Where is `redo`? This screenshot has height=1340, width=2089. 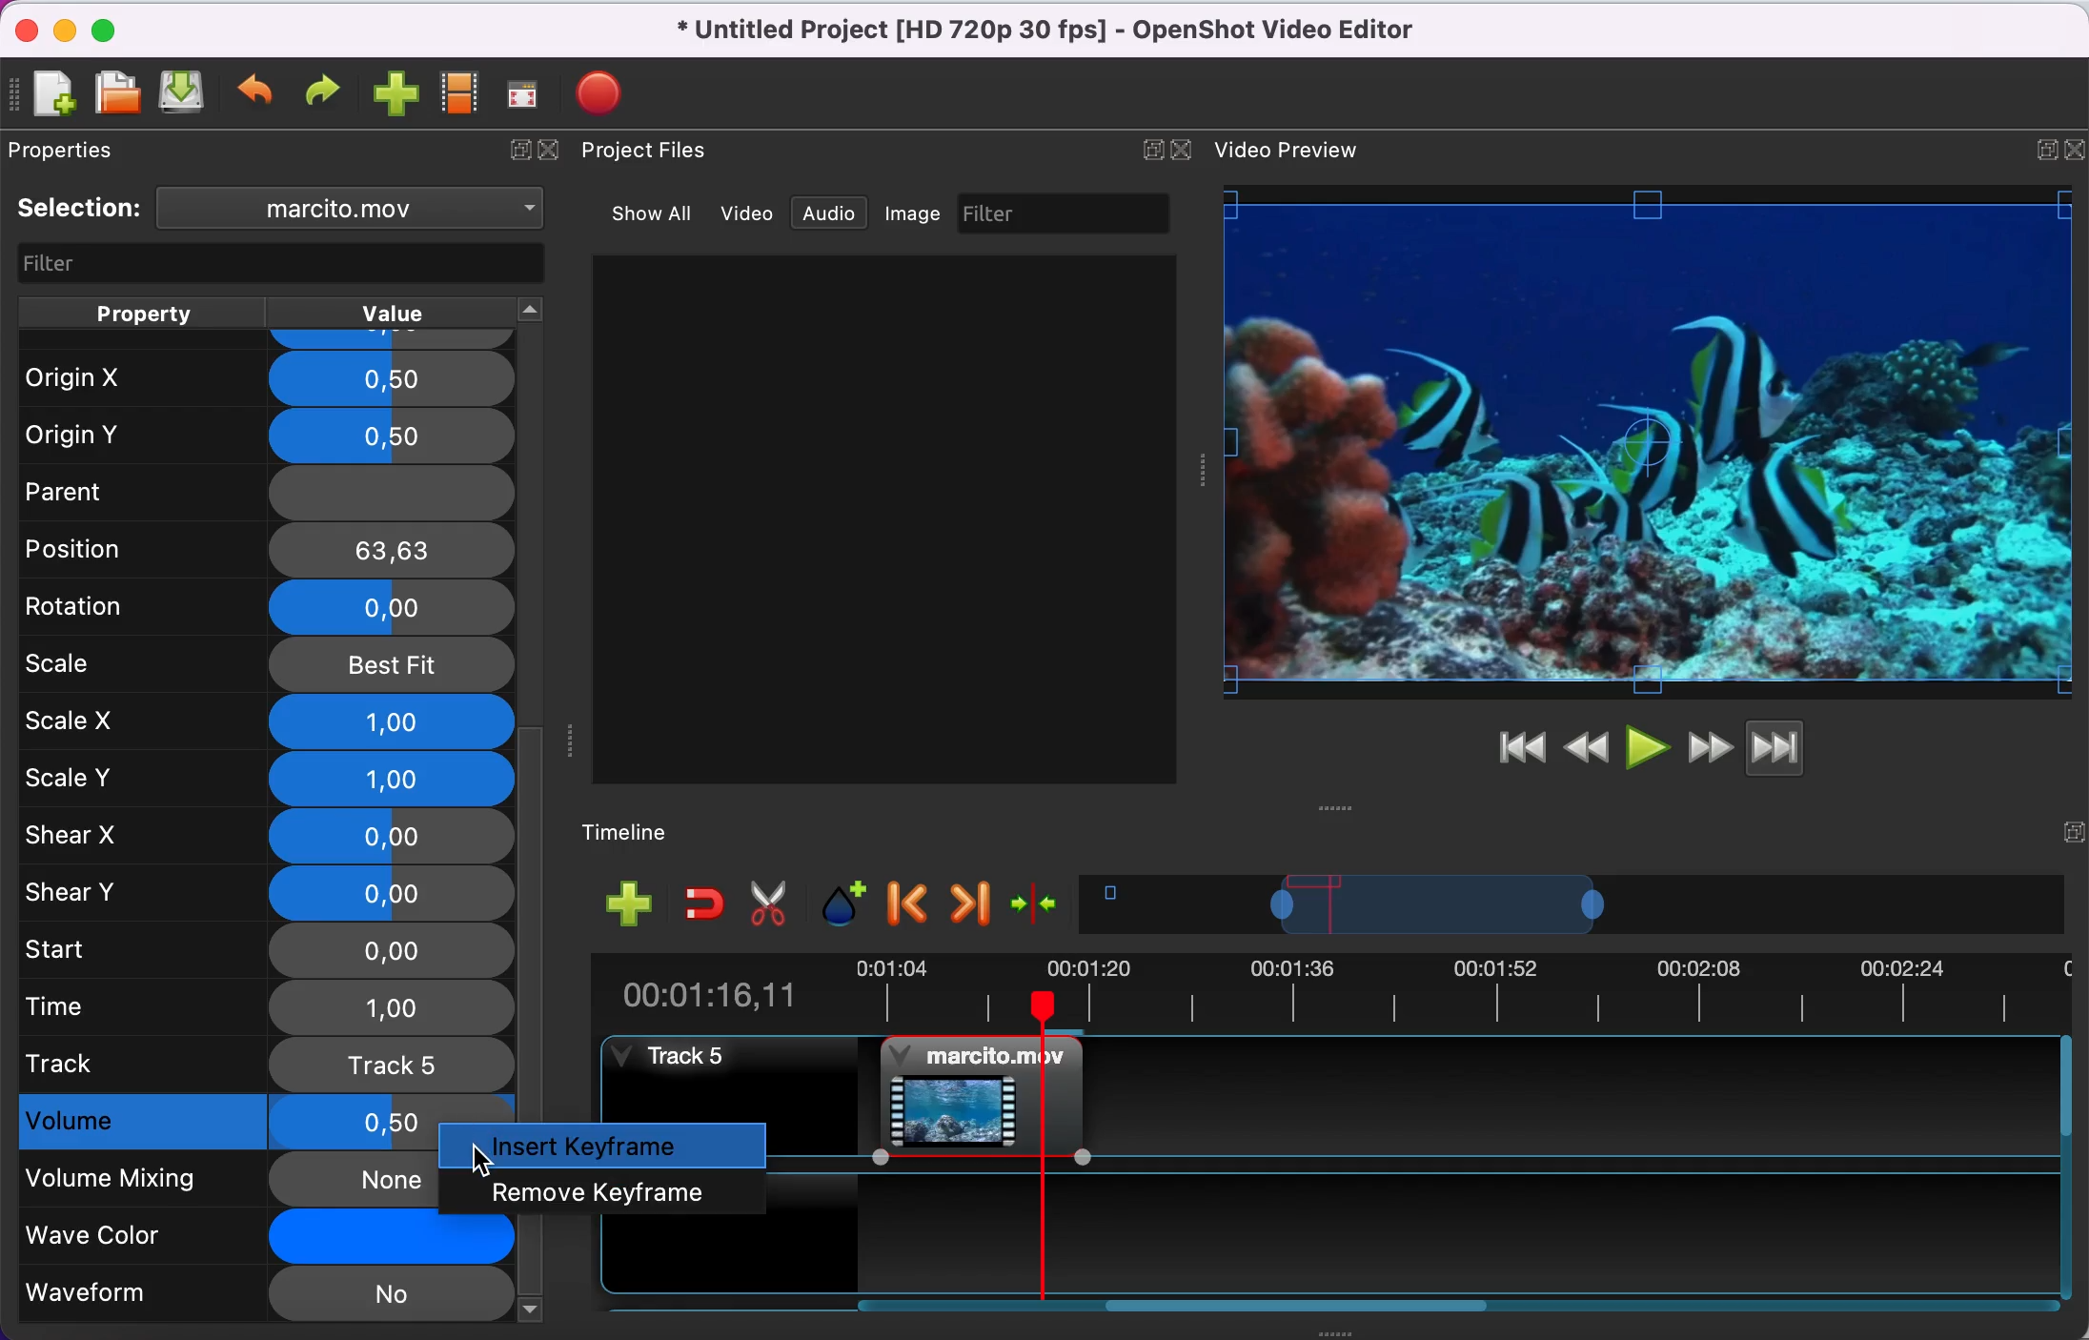 redo is located at coordinates (328, 92).